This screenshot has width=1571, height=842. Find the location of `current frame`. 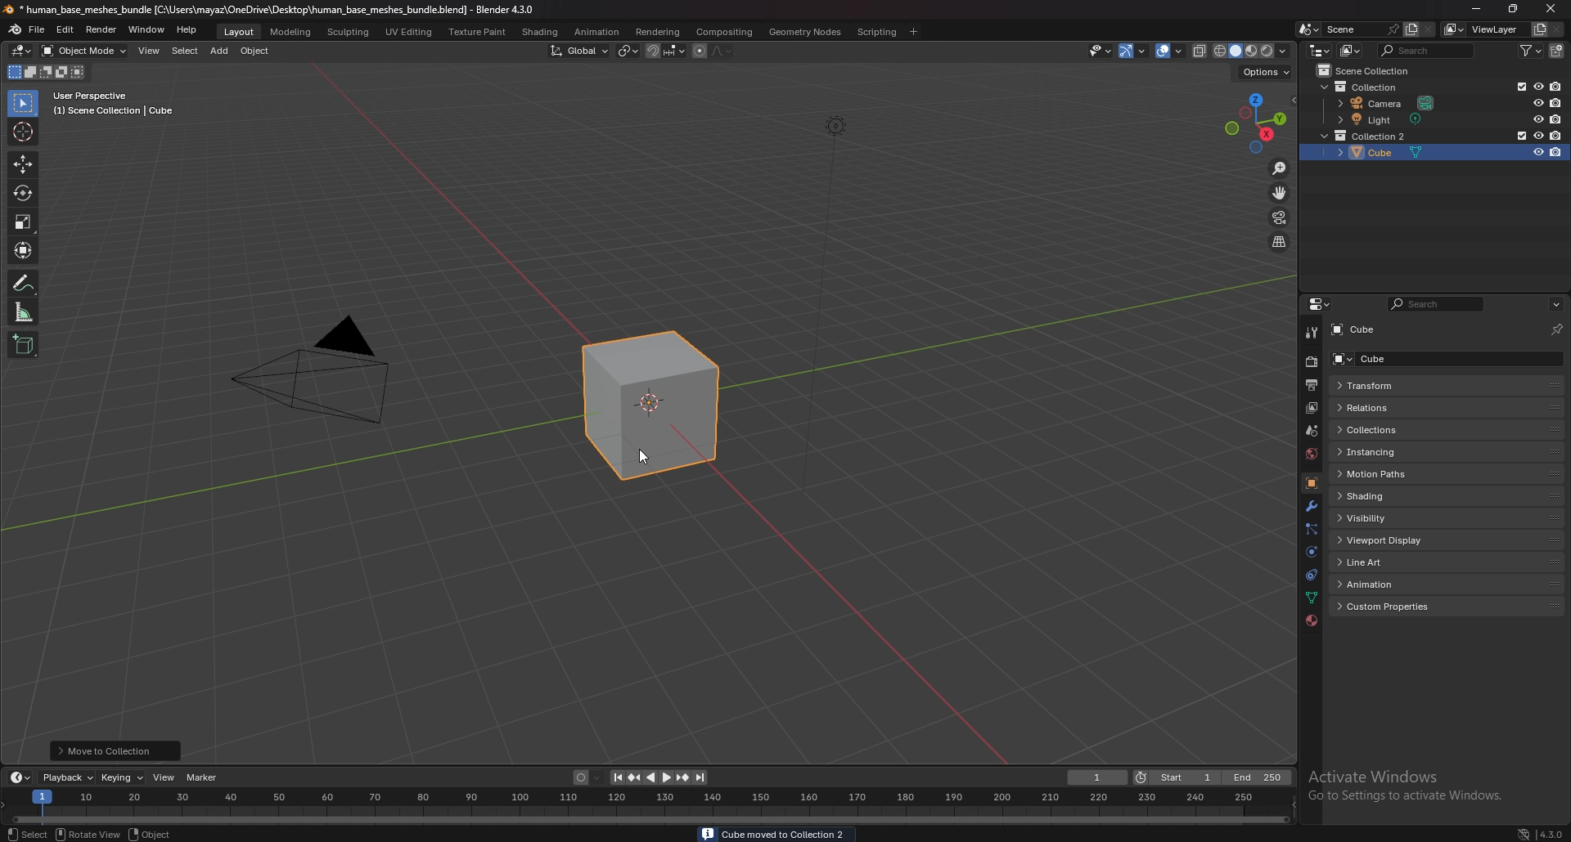

current frame is located at coordinates (1096, 778).